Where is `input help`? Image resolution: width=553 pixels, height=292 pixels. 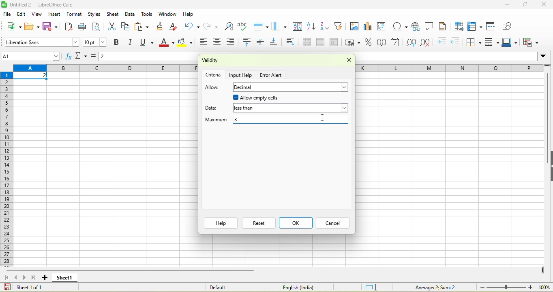
input help is located at coordinates (242, 74).